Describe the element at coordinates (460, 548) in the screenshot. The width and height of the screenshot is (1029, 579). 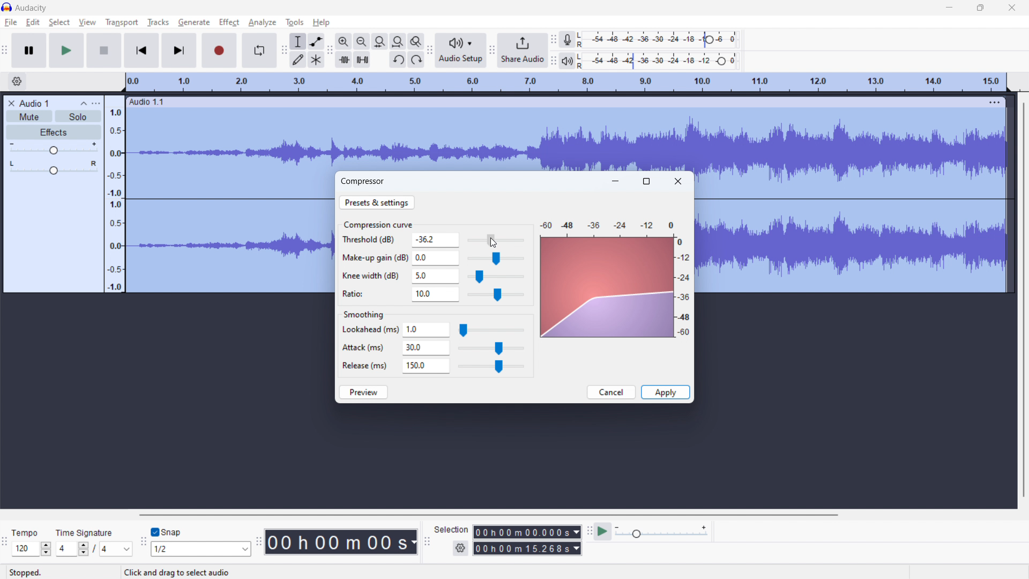
I see `settings` at that location.